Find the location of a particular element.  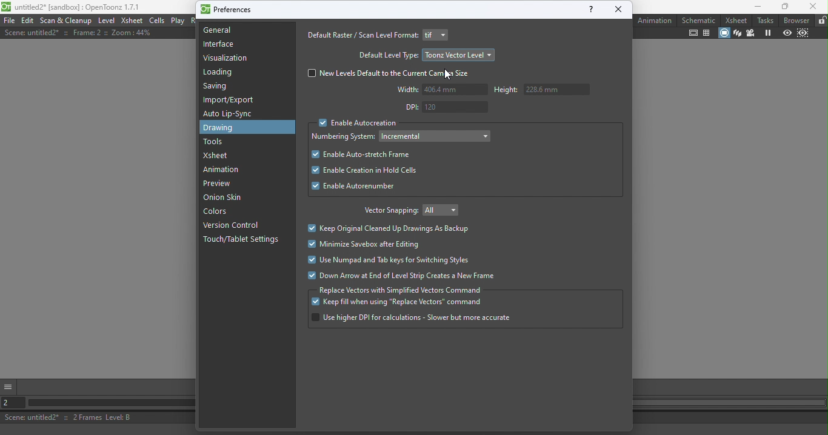

Camera view is located at coordinates (750, 33).